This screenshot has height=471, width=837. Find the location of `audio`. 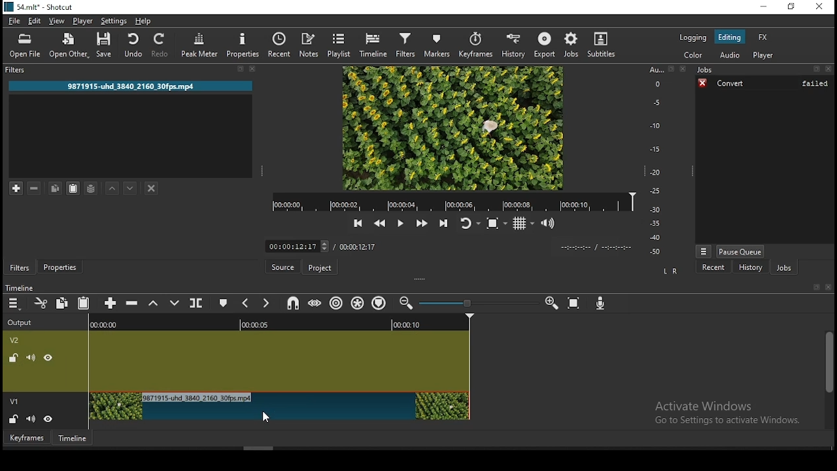

audio is located at coordinates (730, 56).